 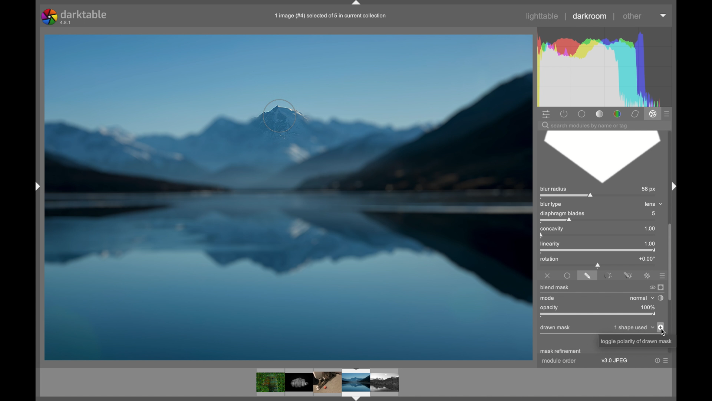 I want to click on lens, so click(x=653, y=203).